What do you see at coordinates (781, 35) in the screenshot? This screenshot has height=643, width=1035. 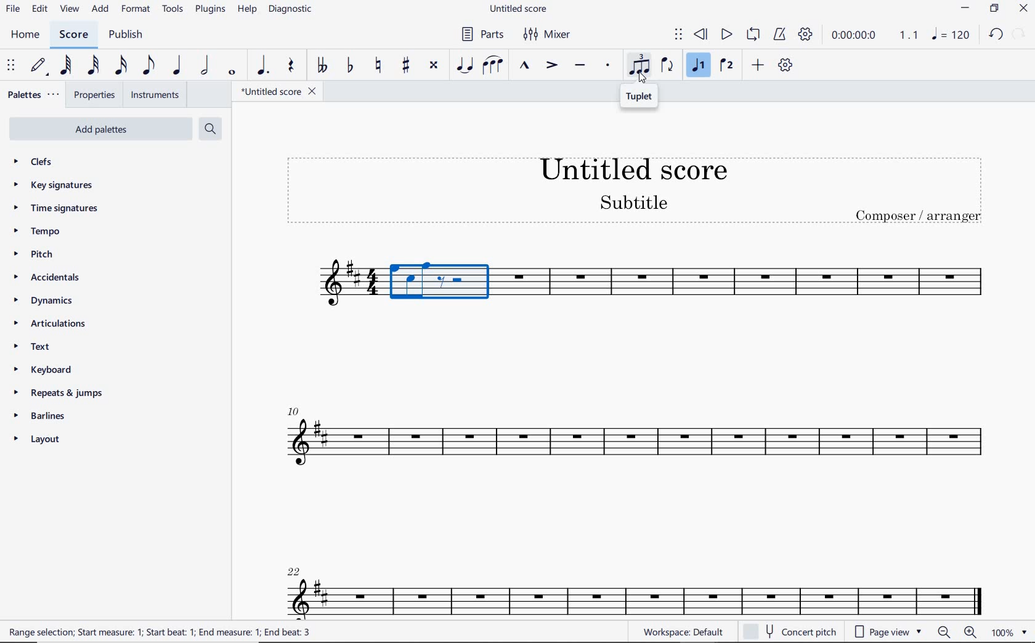 I see `METRONOME` at bounding box center [781, 35].